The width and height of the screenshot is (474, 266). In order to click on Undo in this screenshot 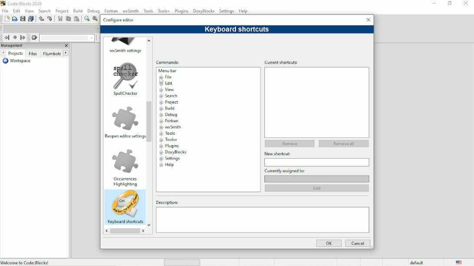, I will do `click(41, 19)`.